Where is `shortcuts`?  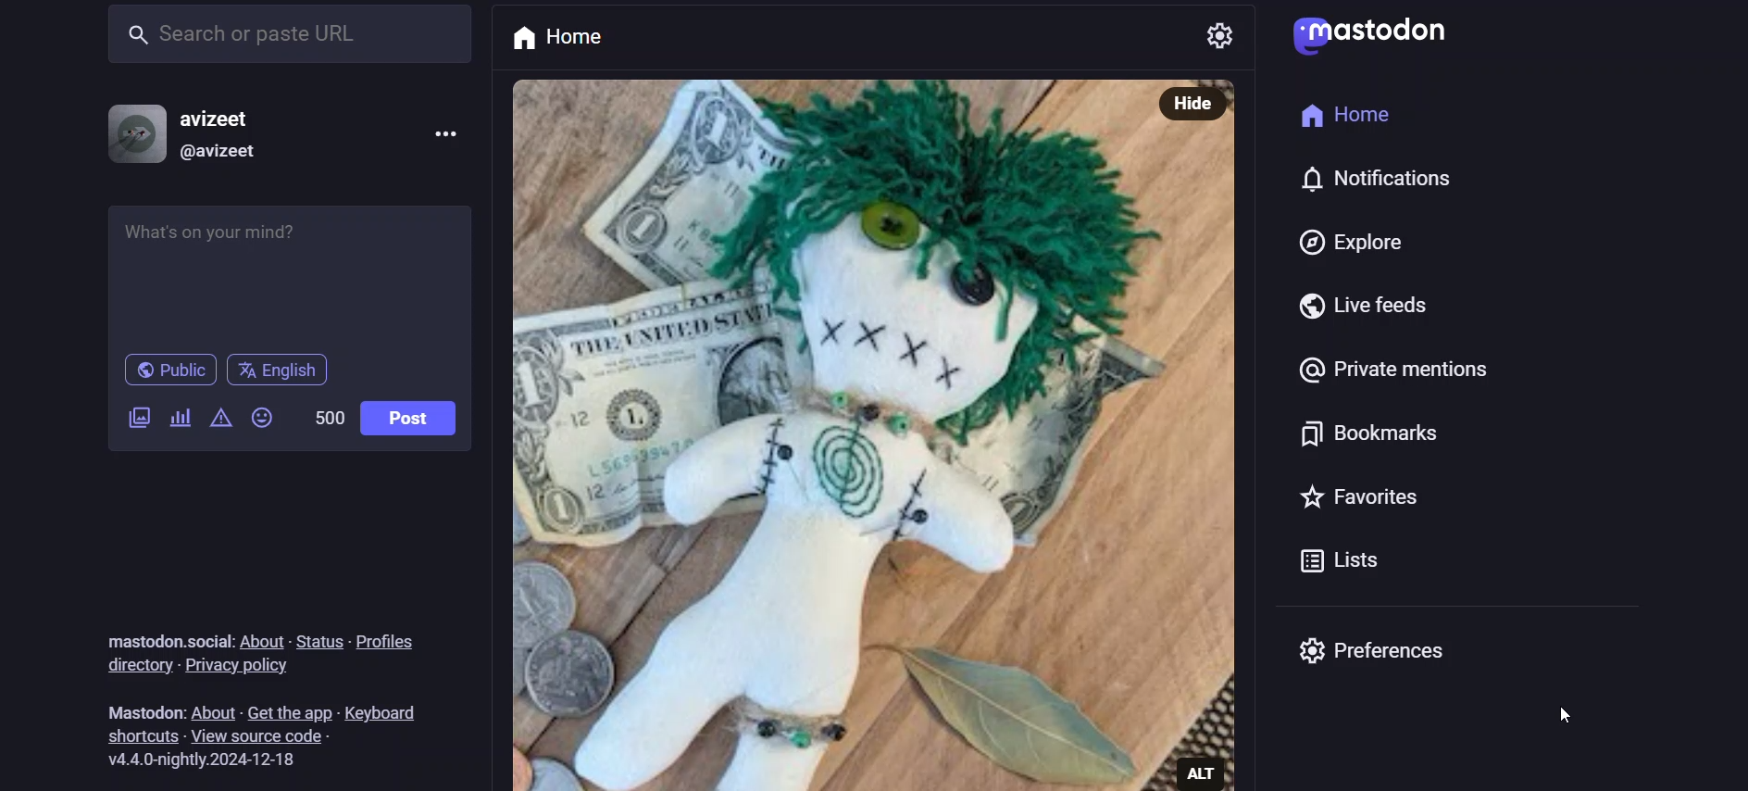 shortcuts is located at coordinates (143, 734).